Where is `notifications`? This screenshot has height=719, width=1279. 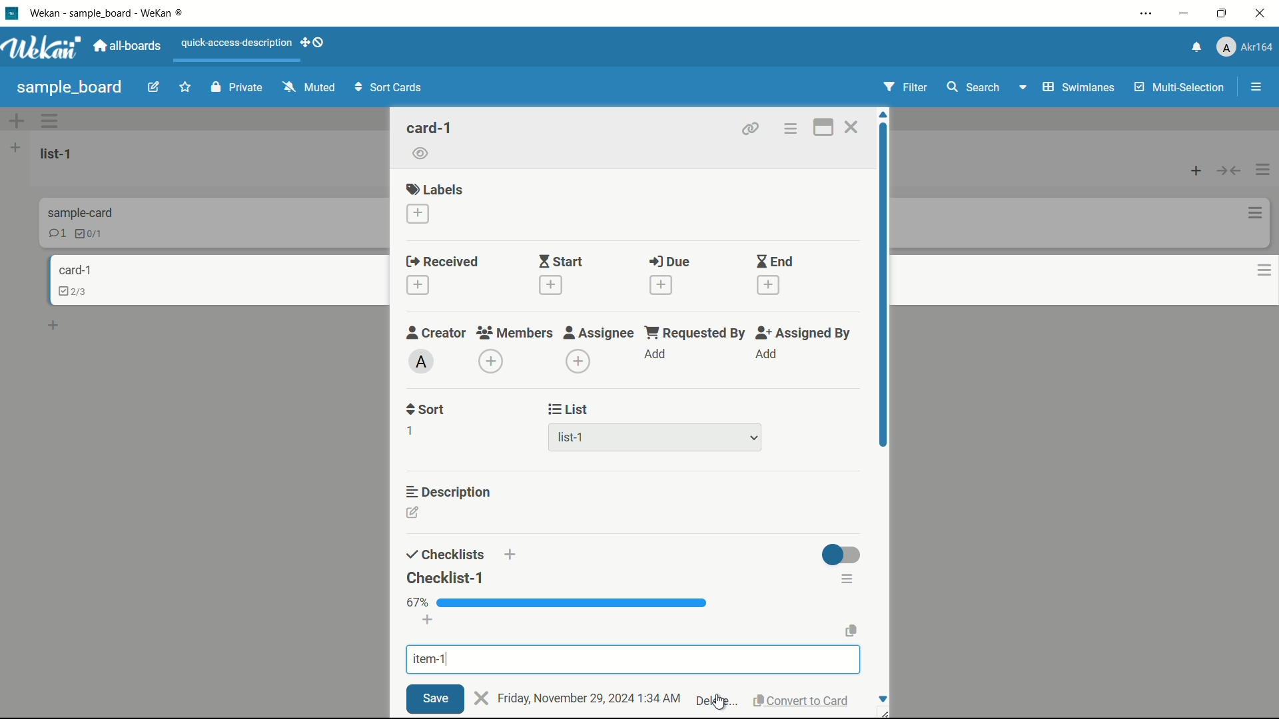 notifications is located at coordinates (1192, 48).